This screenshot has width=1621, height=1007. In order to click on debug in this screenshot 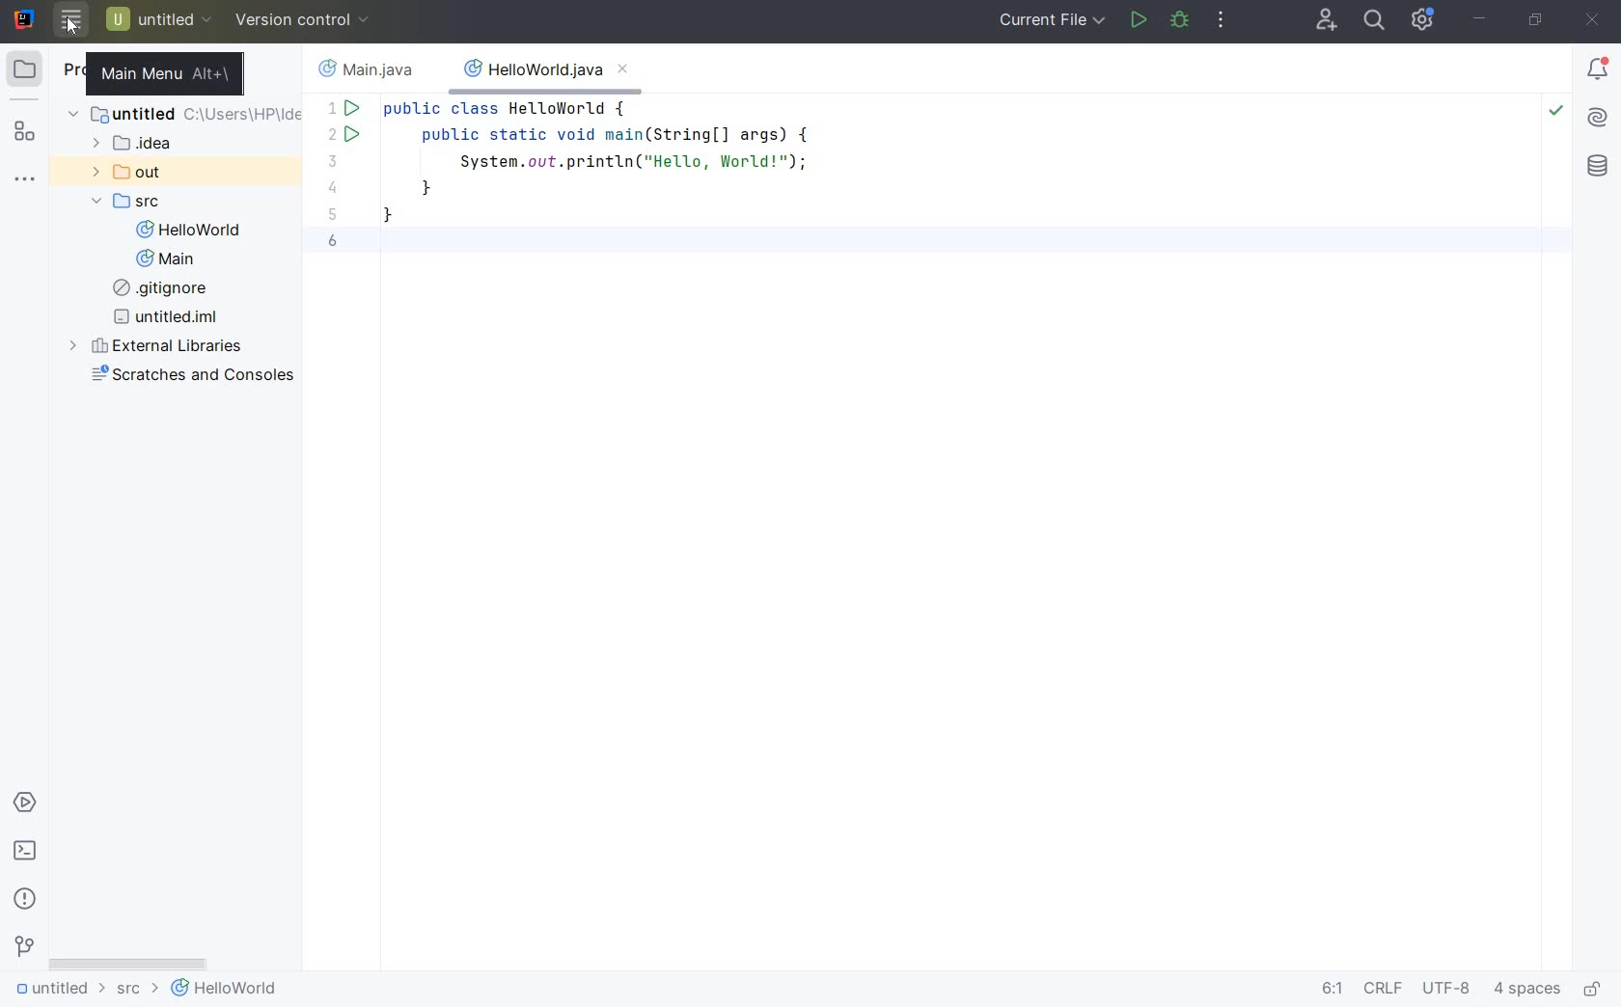, I will do `click(1180, 20)`.